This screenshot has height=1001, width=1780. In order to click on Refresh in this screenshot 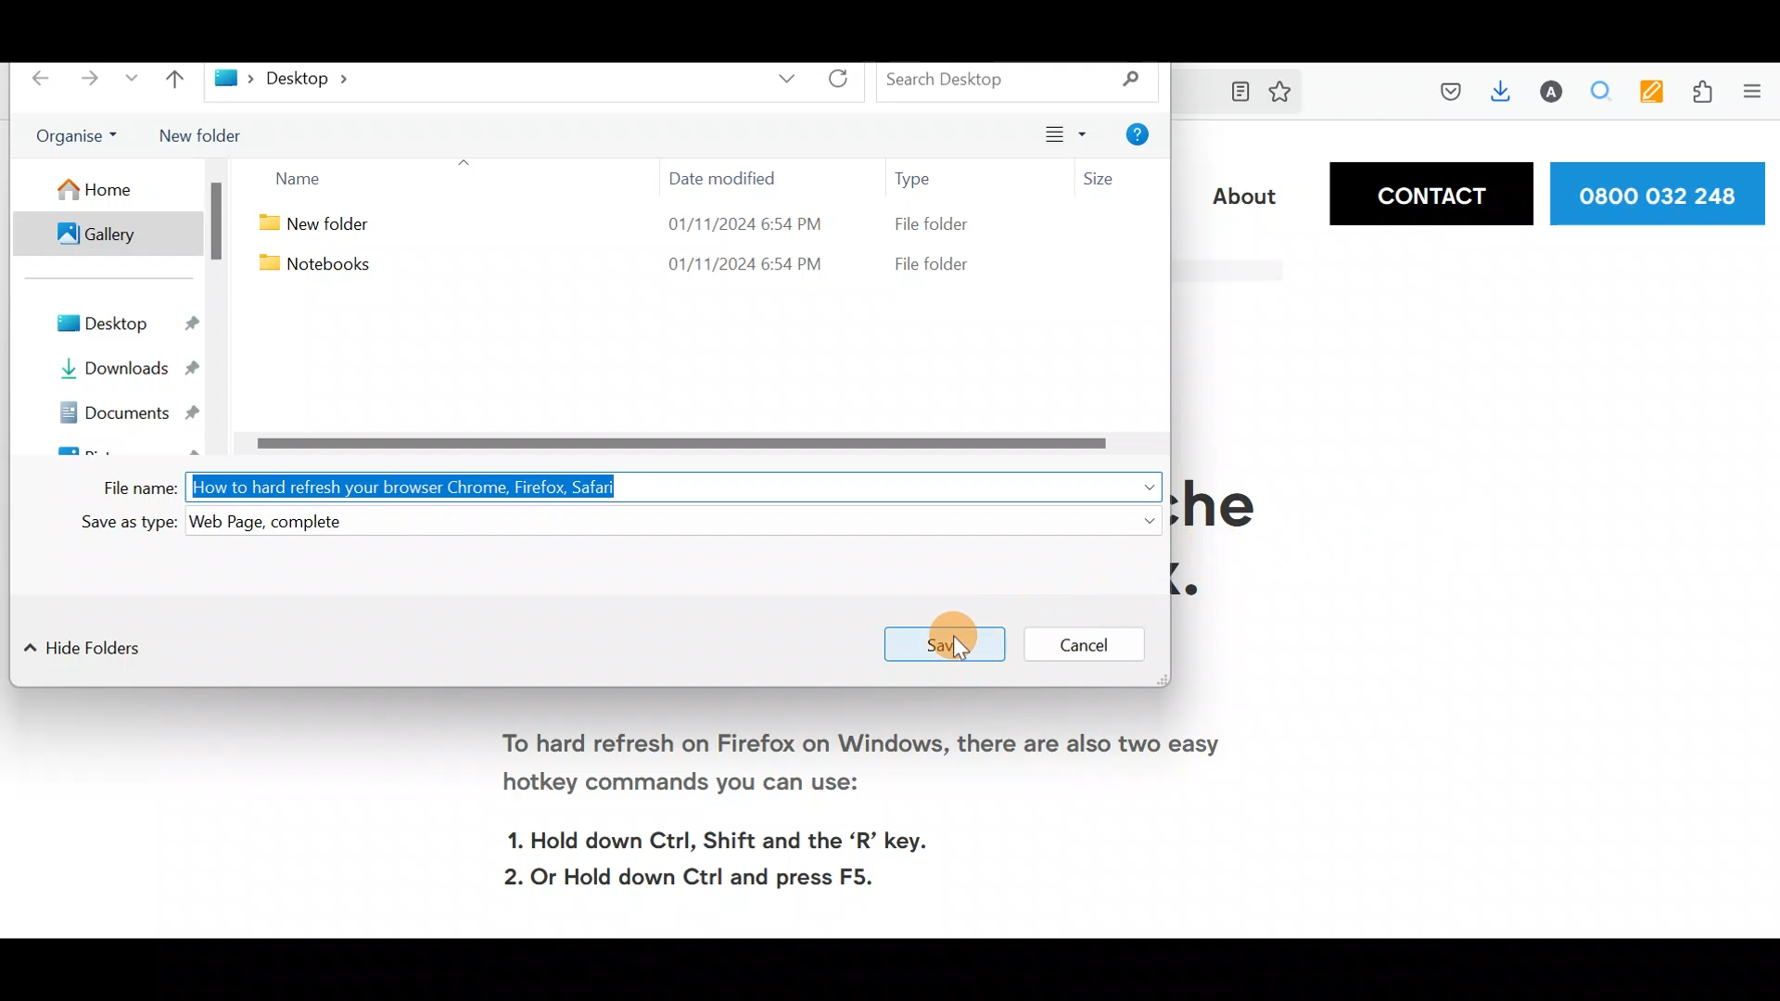, I will do `click(848, 83)`.